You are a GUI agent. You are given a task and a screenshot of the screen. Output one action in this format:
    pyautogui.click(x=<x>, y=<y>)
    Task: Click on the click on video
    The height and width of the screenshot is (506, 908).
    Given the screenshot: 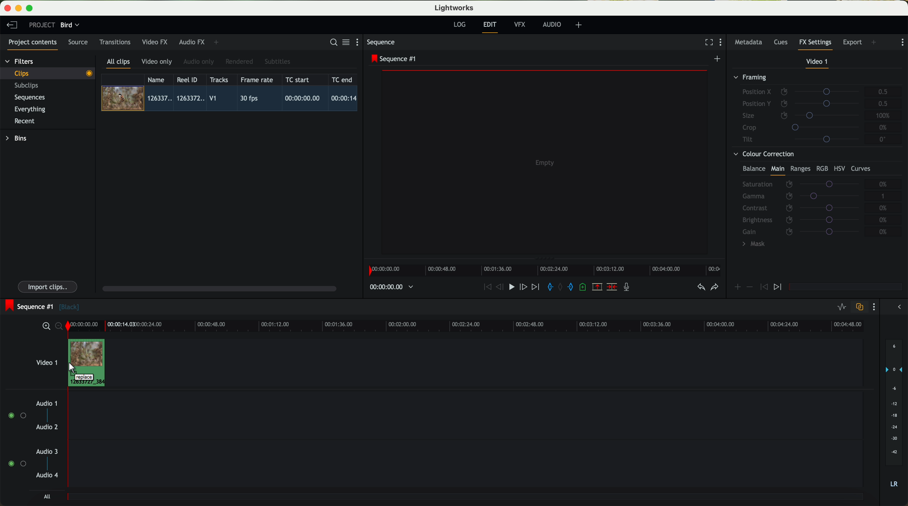 What is the action you would take?
    pyautogui.click(x=232, y=99)
    